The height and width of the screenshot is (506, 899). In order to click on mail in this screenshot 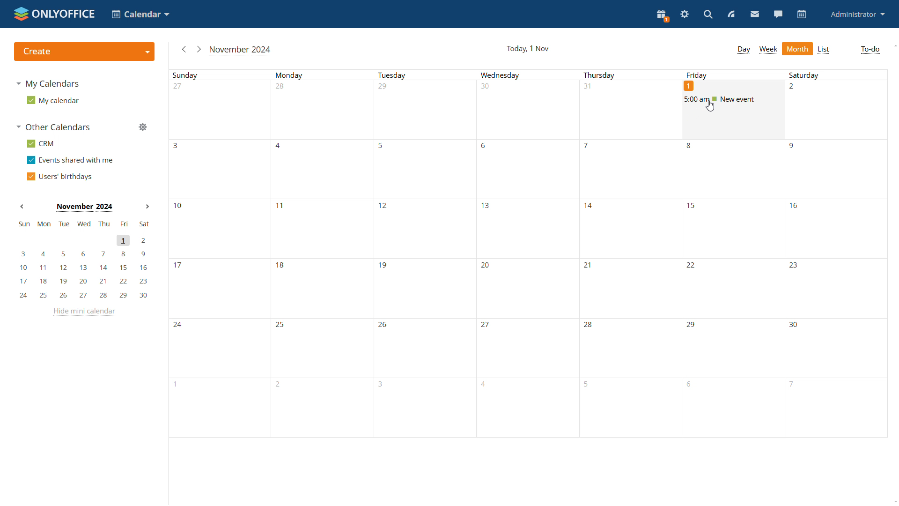, I will do `click(754, 14)`.